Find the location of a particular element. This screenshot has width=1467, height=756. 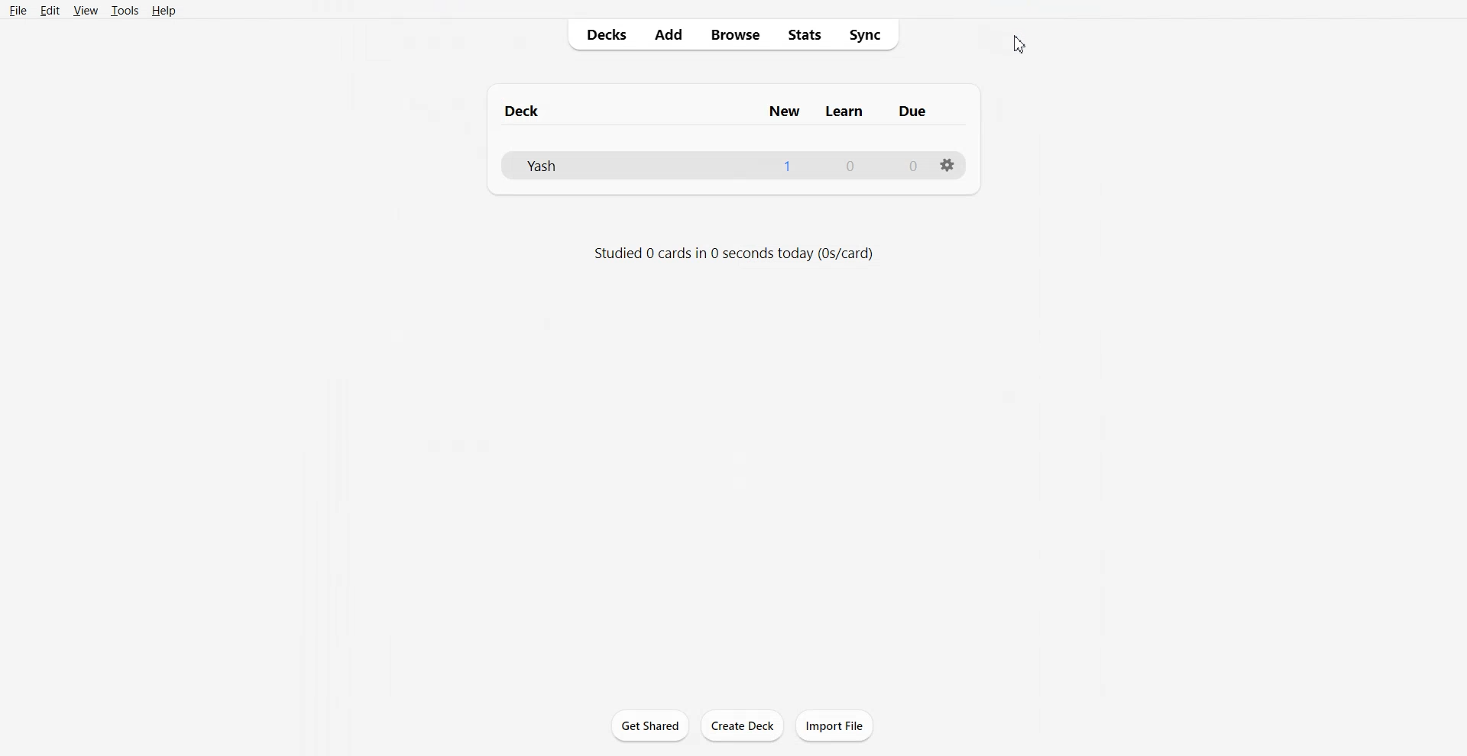

Cursor is located at coordinates (1020, 45).